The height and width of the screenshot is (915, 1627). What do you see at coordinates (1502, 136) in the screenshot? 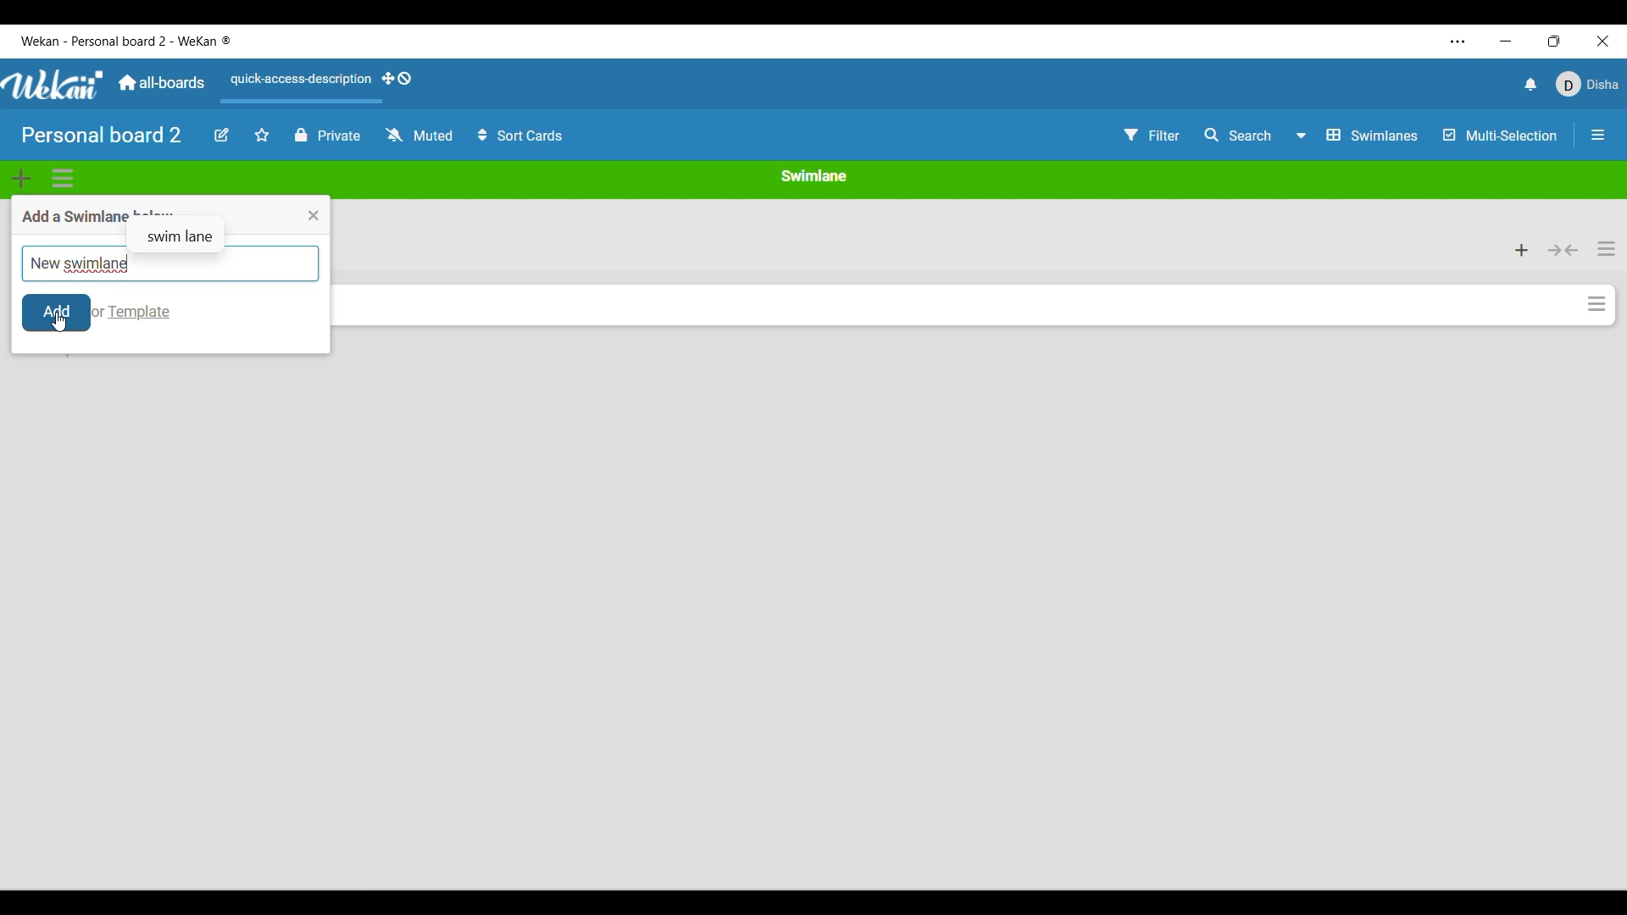
I see `Toggle for multi-selection` at bounding box center [1502, 136].